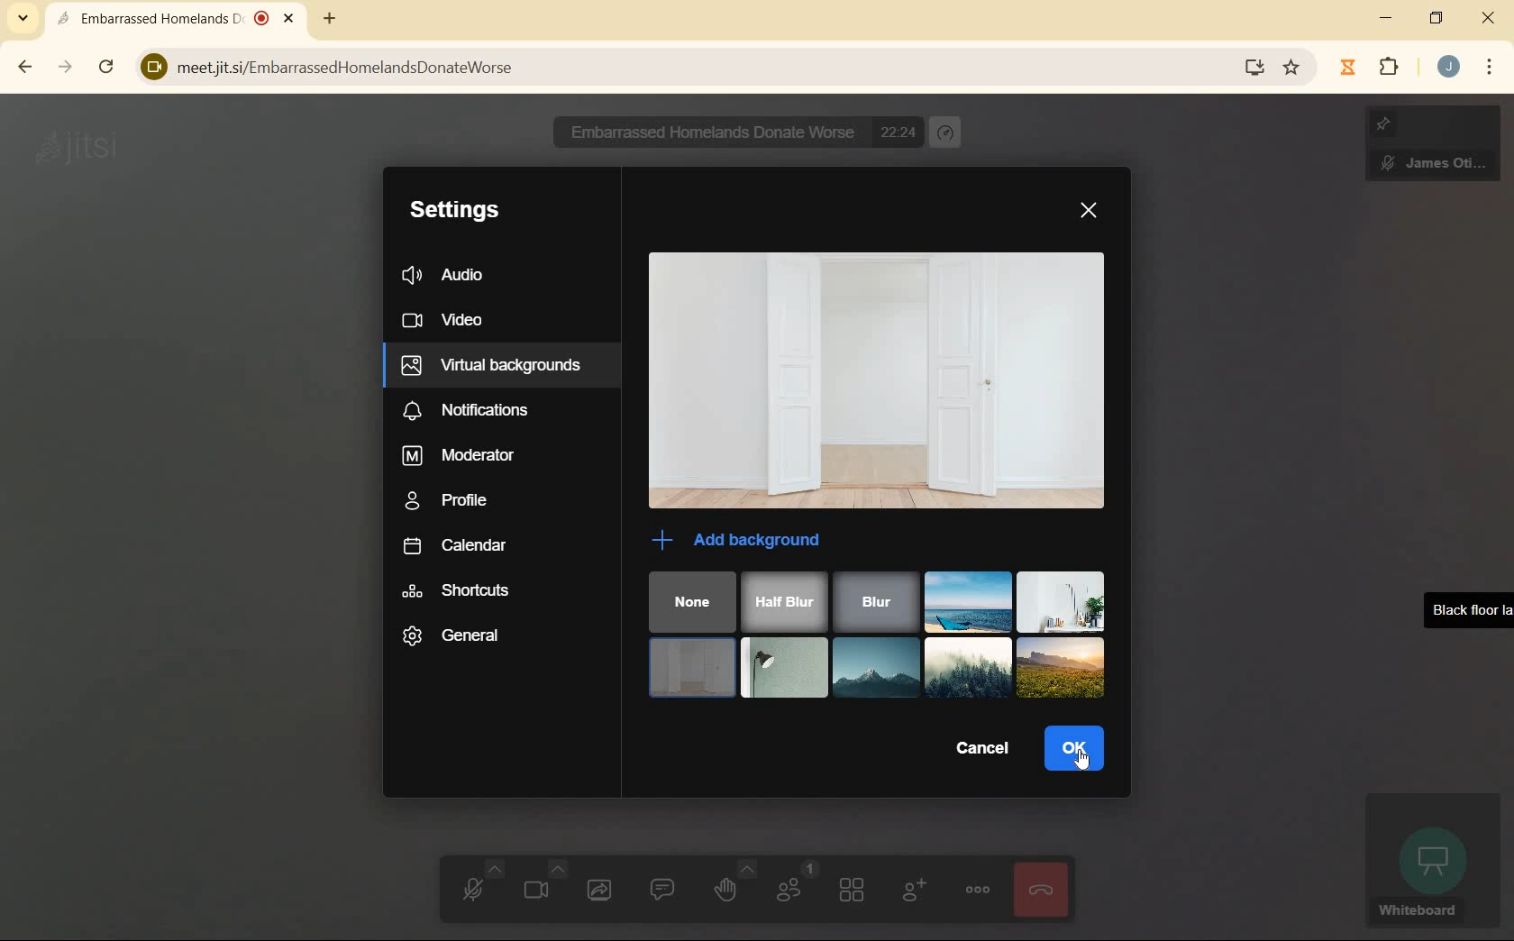 The width and height of the screenshot is (1514, 941). Describe the element at coordinates (494, 363) in the screenshot. I see `virtual backgrounds` at that location.